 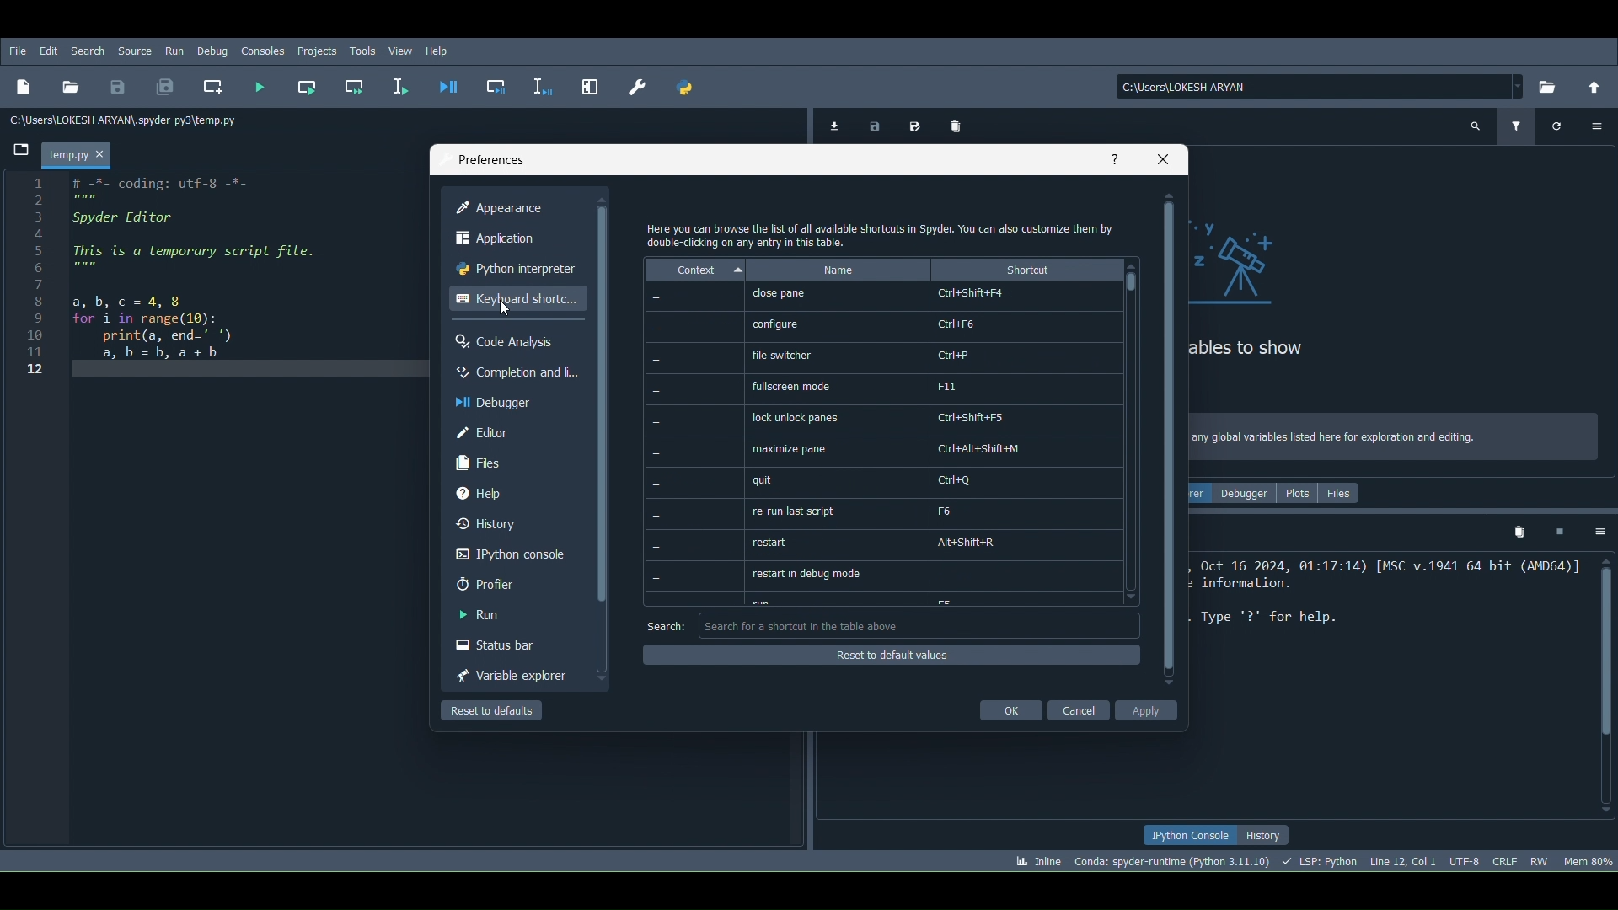 What do you see at coordinates (1321, 860) in the screenshot?
I see `Completions, linting code folding and symbols status` at bounding box center [1321, 860].